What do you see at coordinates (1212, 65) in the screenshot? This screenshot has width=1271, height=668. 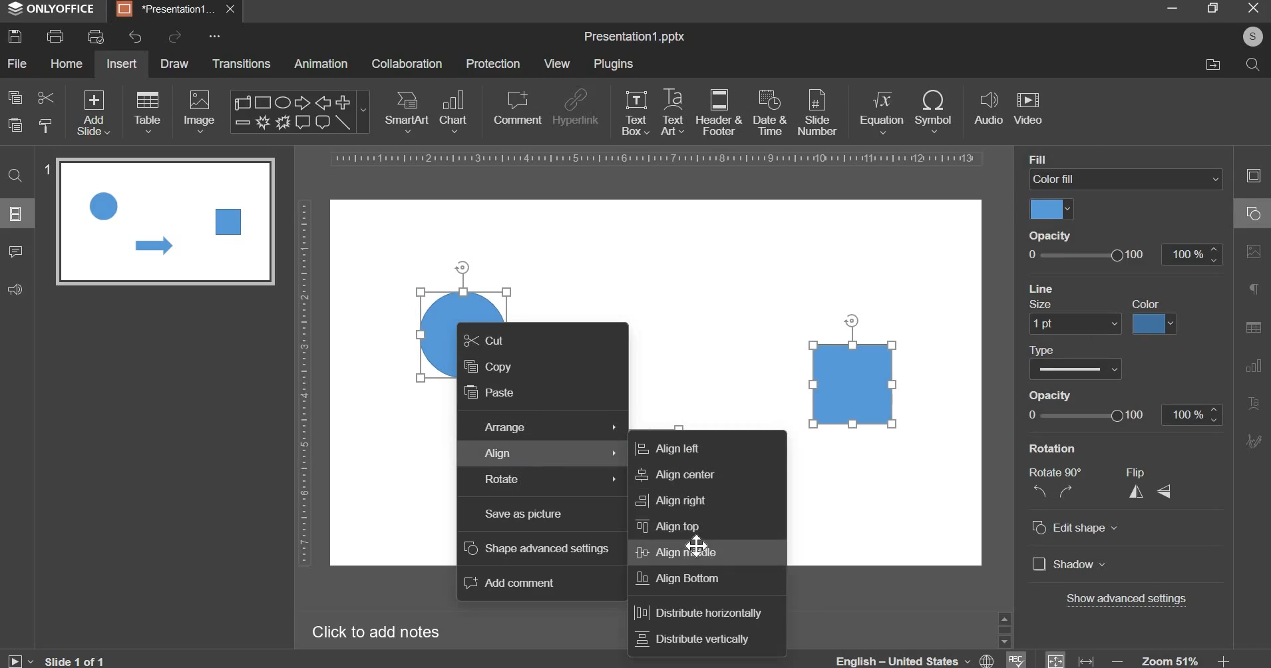 I see `file location` at bounding box center [1212, 65].